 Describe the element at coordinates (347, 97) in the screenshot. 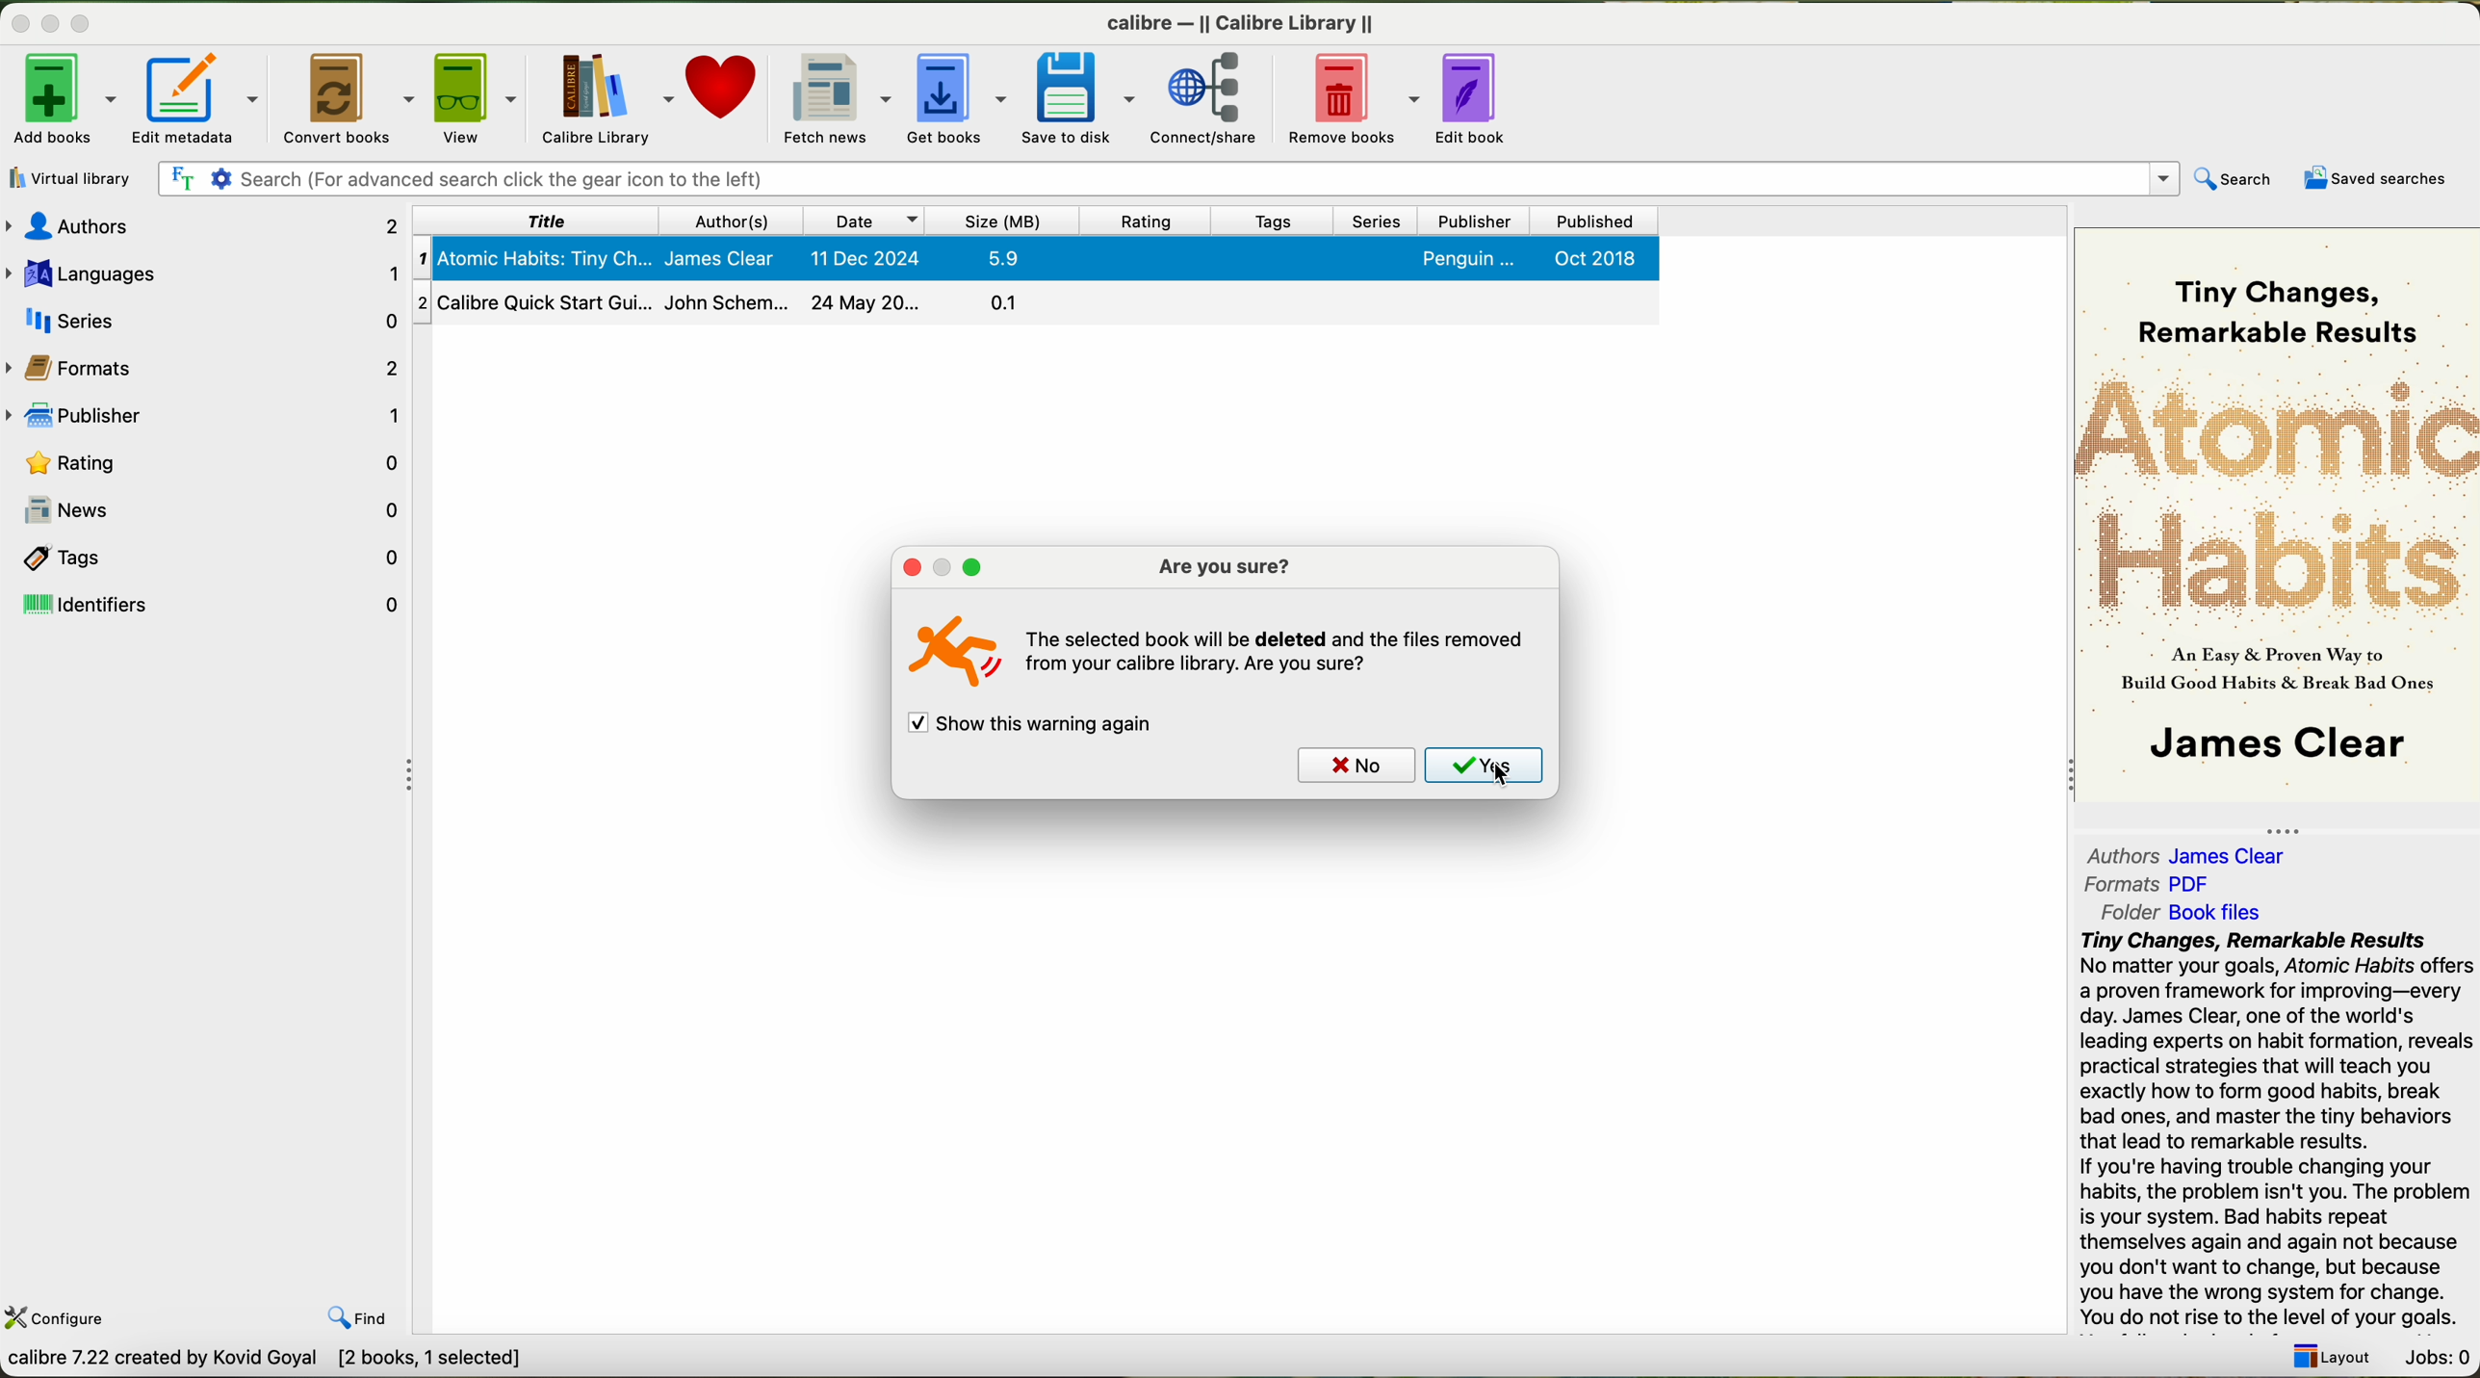

I see `convert books` at that location.